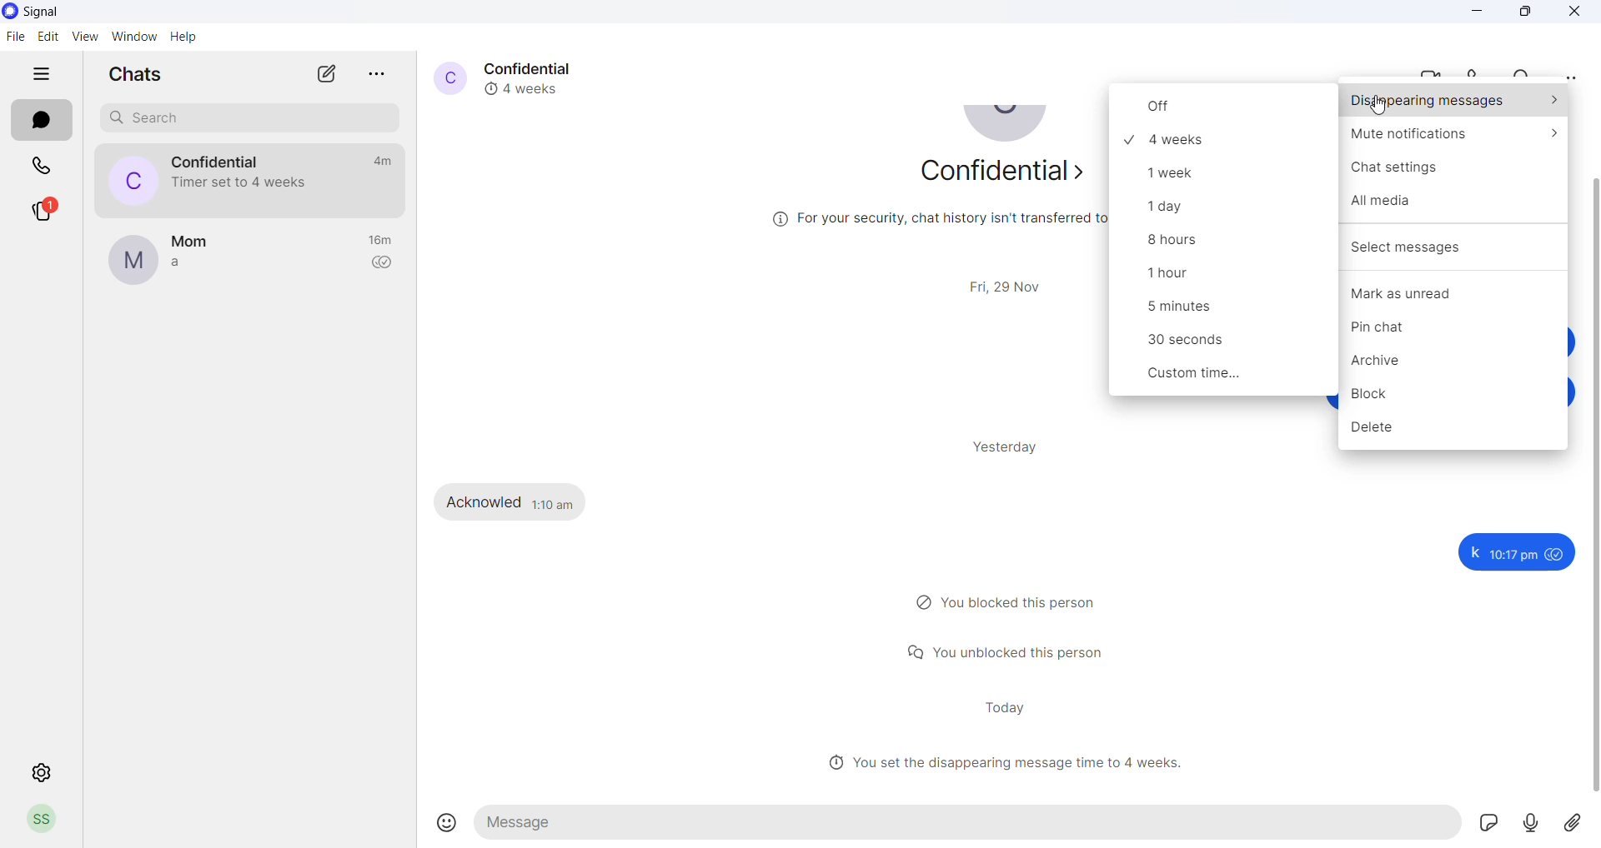 This screenshot has height=848, width=1601. I want to click on last message timeframe, so click(379, 161).